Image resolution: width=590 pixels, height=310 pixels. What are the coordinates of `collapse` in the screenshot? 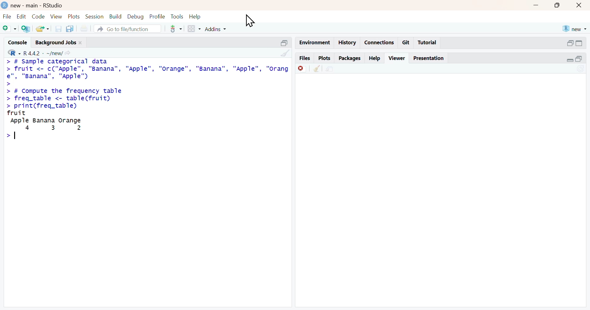 It's located at (581, 59).